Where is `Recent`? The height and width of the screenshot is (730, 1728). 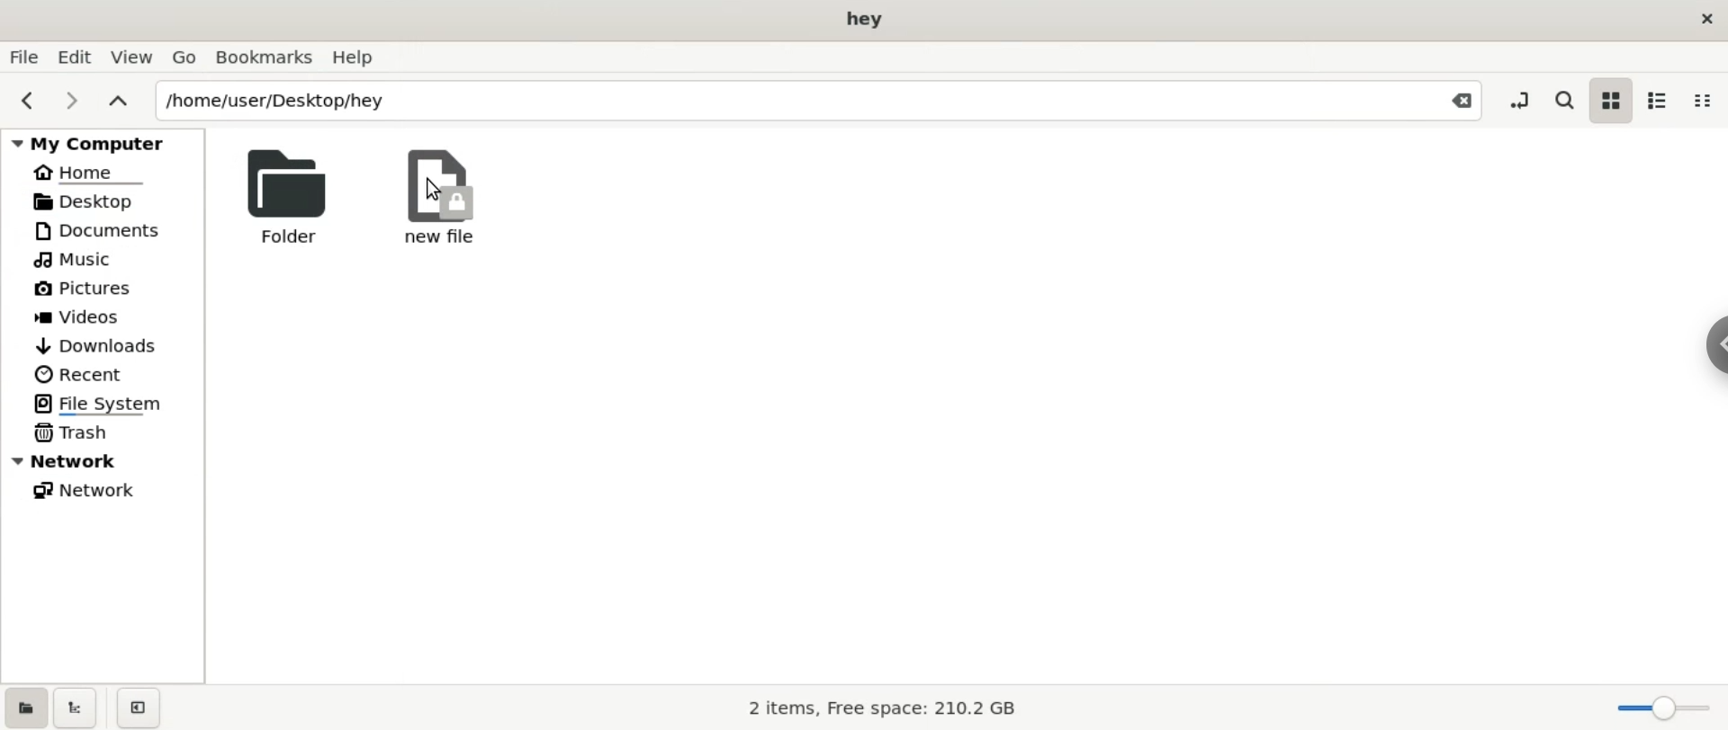
Recent is located at coordinates (78, 372).